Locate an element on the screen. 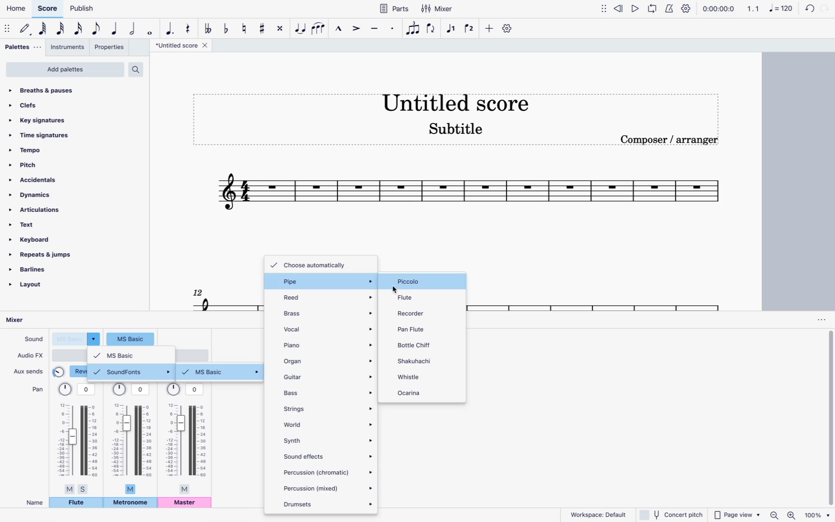 This screenshot has width=835, height=522. audio fx is located at coordinates (30, 355).